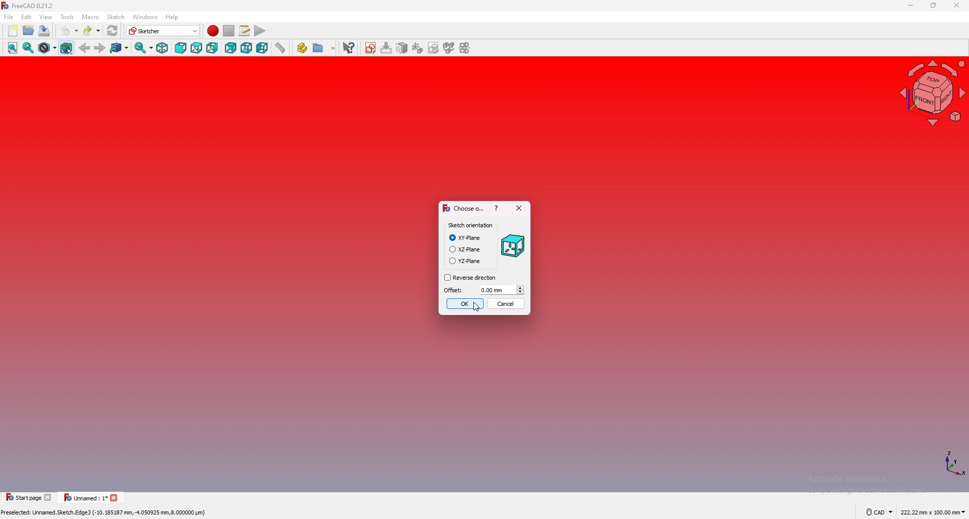 The image size is (969, 519). What do you see at coordinates (956, 5) in the screenshot?
I see `close` at bounding box center [956, 5].